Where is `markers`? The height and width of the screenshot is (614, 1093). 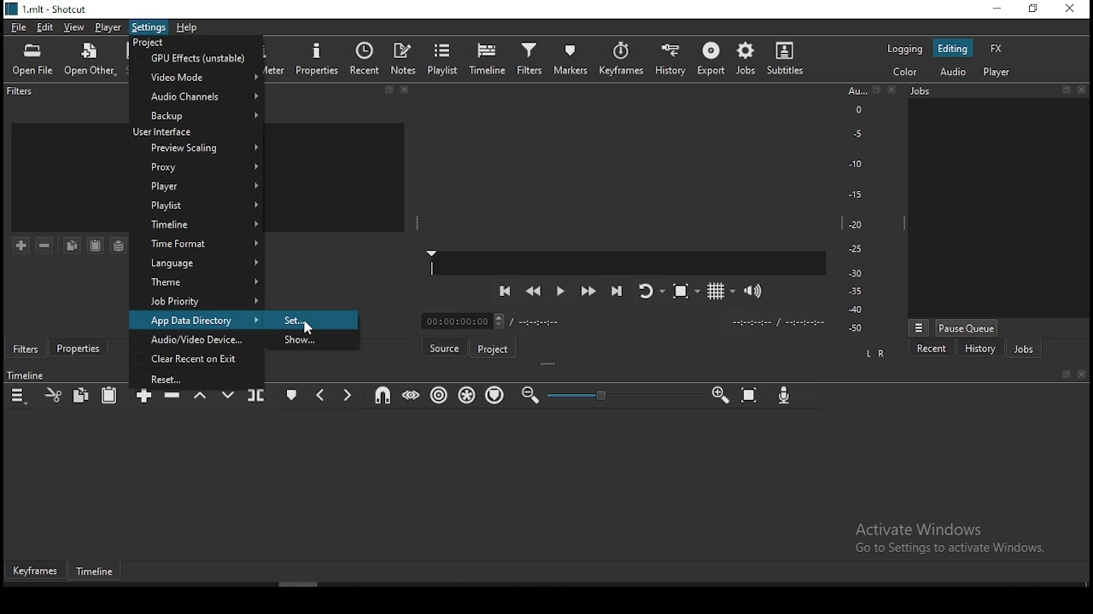 markers is located at coordinates (573, 59).